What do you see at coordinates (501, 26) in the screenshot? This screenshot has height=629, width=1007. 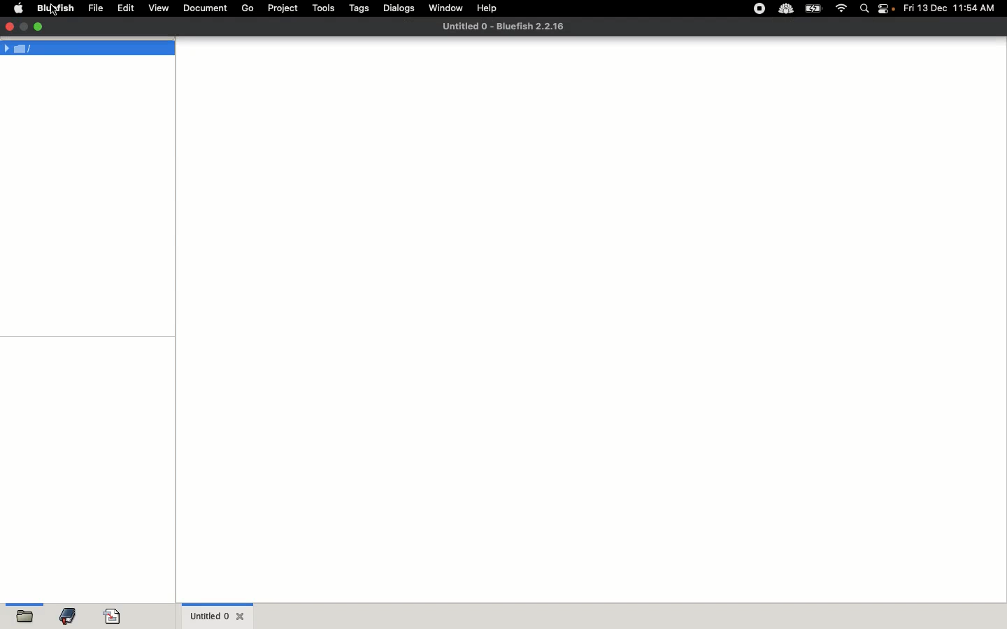 I see `Untitled` at bounding box center [501, 26].